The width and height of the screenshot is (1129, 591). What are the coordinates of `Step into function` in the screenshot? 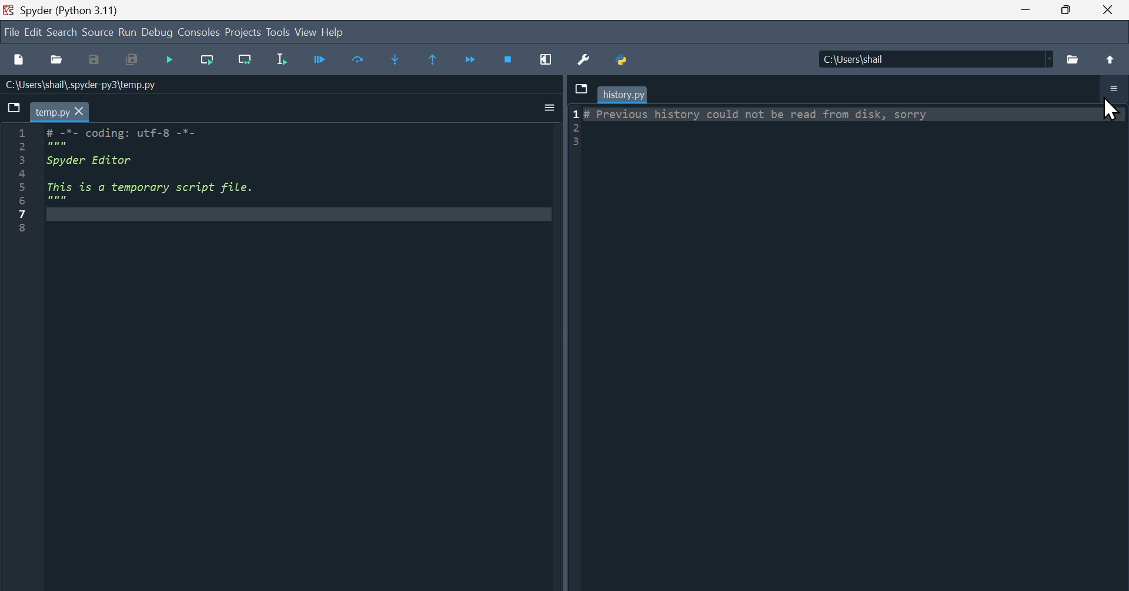 It's located at (398, 59).